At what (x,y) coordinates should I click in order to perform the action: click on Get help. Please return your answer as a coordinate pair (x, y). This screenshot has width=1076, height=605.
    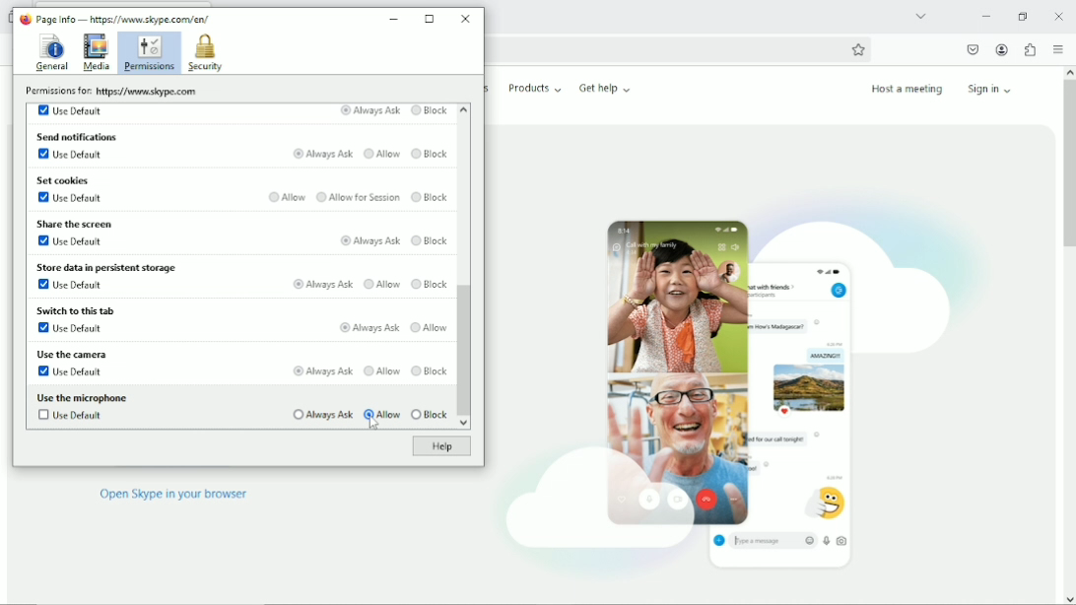
    Looking at the image, I should click on (605, 88).